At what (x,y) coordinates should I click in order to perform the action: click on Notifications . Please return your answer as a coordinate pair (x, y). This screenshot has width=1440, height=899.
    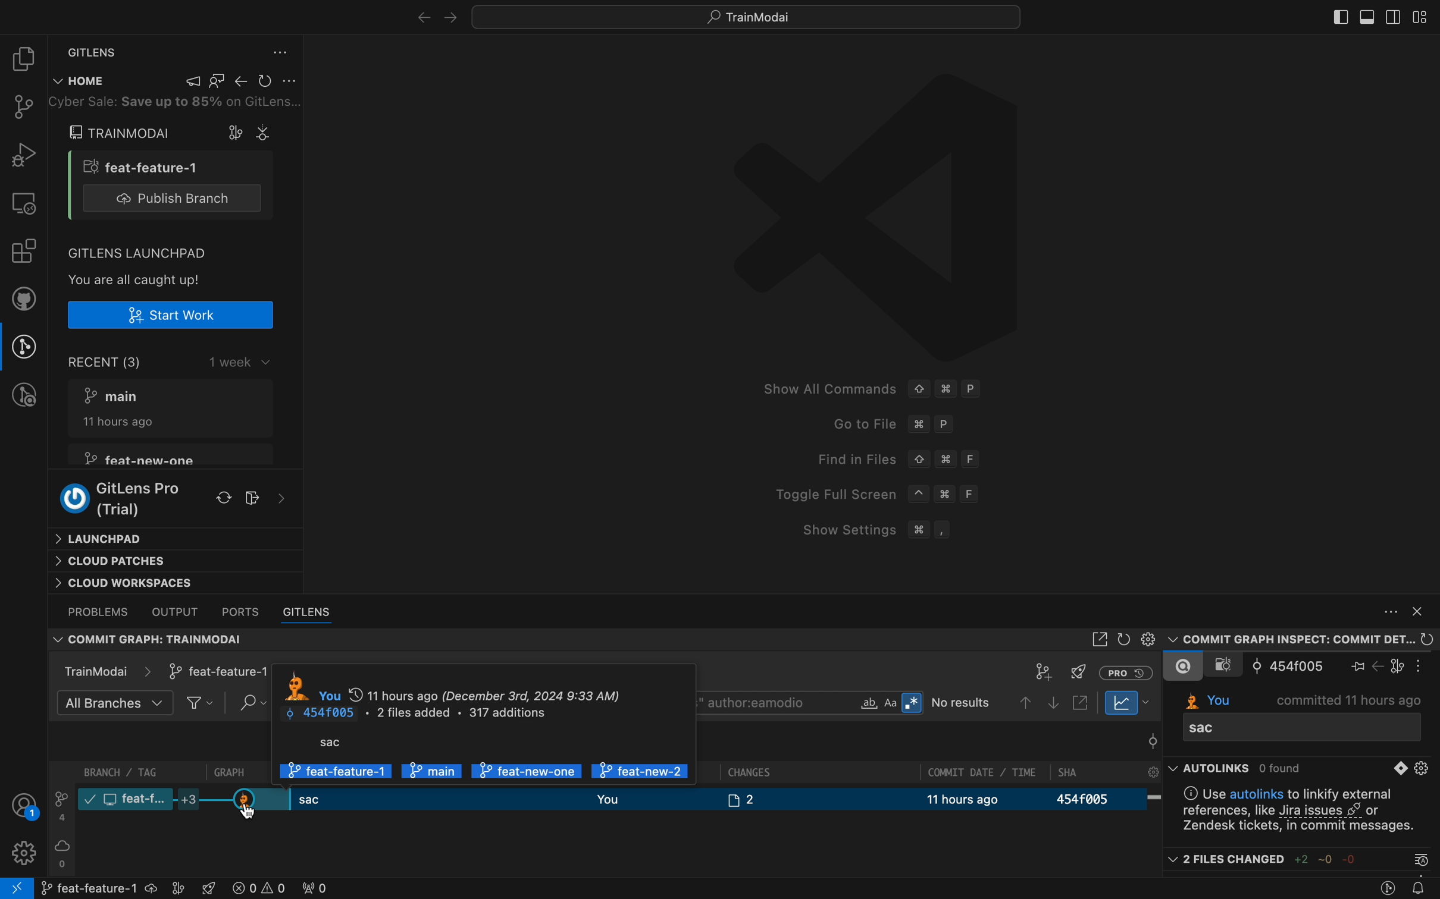
    Looking at the image, I should click on (1419, 888).